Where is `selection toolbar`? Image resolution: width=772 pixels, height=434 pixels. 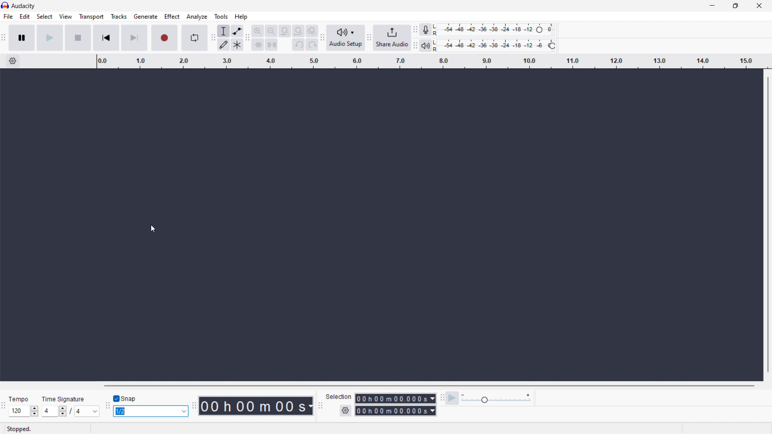 selection toolbar is located at coordinates (321, 406).